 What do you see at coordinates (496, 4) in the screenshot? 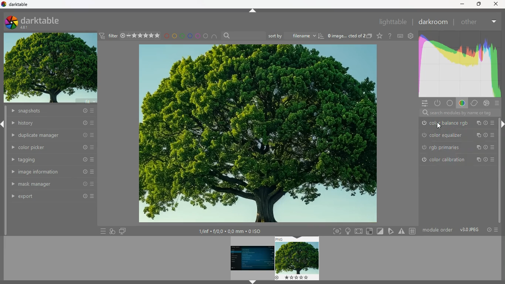
I see `` at bounding box center [496, 4].